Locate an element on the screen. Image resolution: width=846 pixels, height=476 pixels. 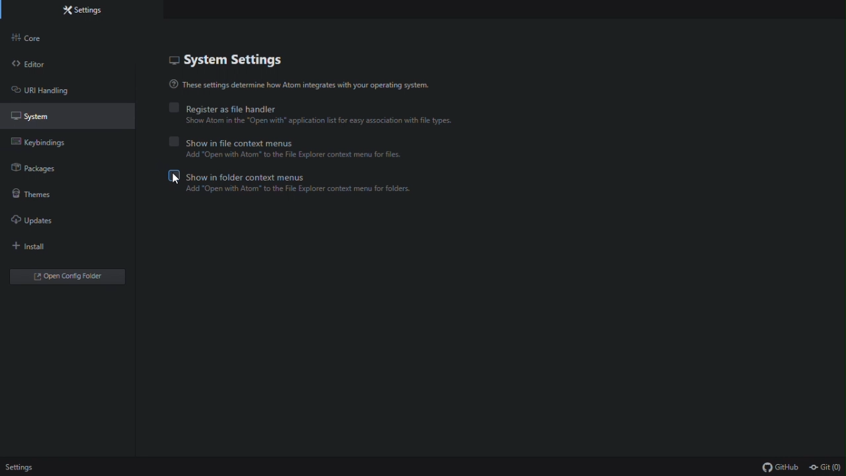
Packages is located at coordinates (73, 169).